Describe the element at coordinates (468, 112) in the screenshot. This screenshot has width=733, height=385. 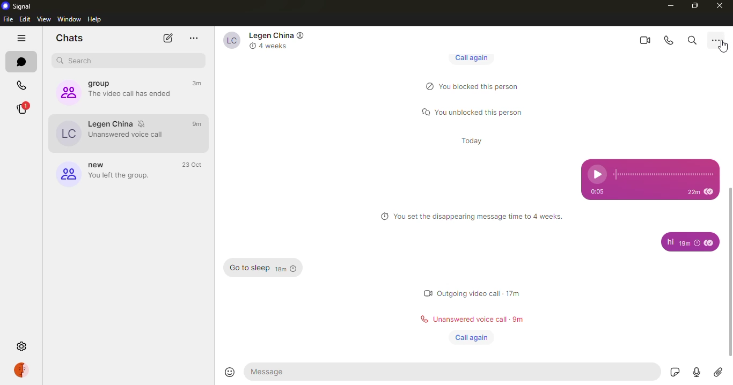
I see `status message` at that location.